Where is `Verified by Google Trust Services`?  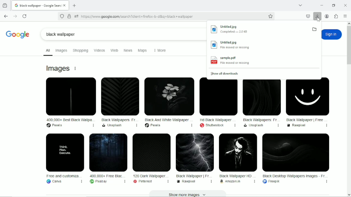 Verified by Google Trust Services is located at coordinates (69, 16).